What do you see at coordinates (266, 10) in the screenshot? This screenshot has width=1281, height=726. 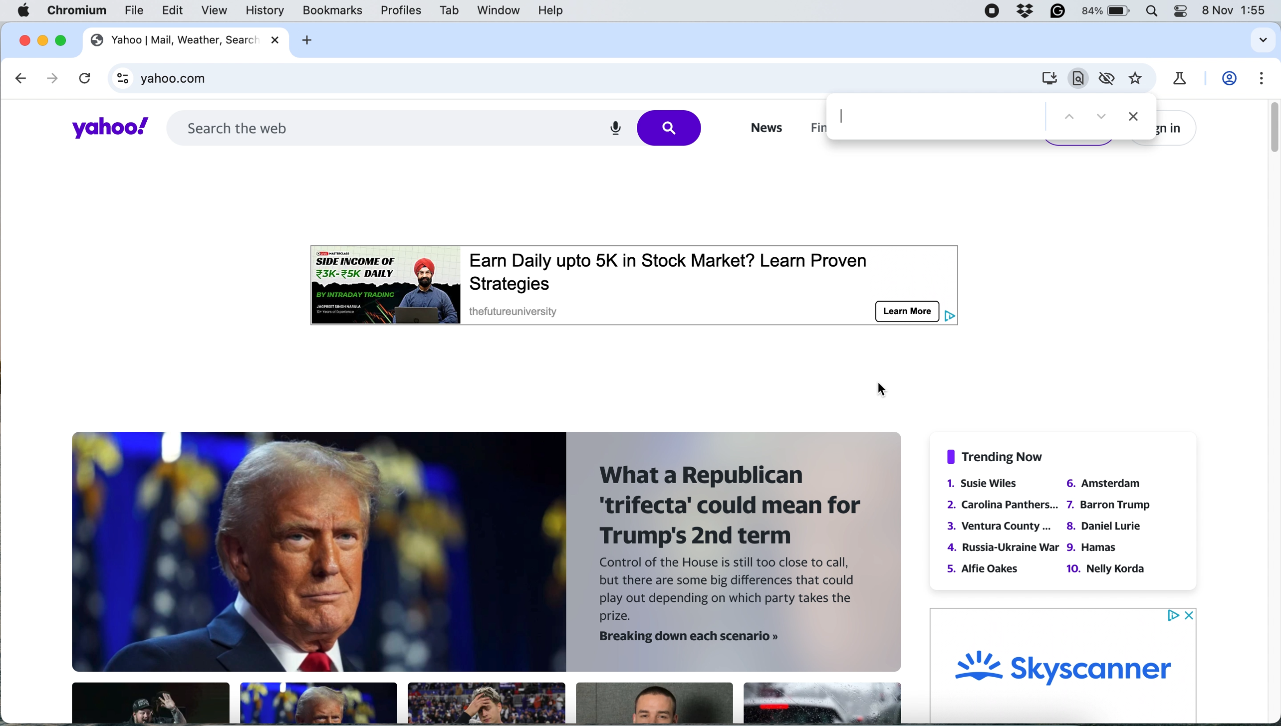 I see `history` at bounding box center [266, 10].